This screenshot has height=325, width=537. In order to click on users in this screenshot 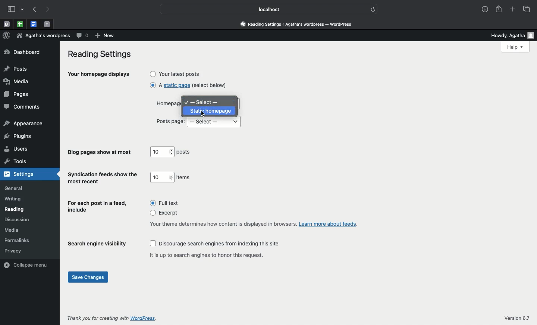, I will do `click(16, 149)`.